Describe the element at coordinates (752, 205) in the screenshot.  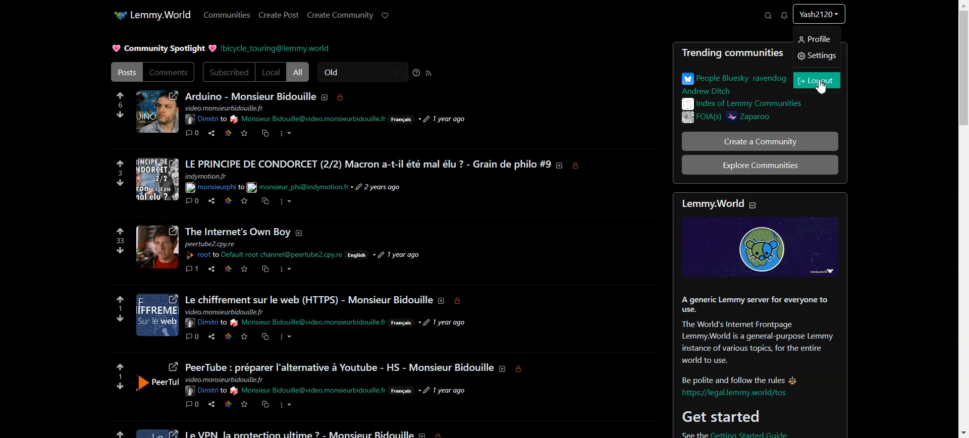
I see `Collapse` at that location.